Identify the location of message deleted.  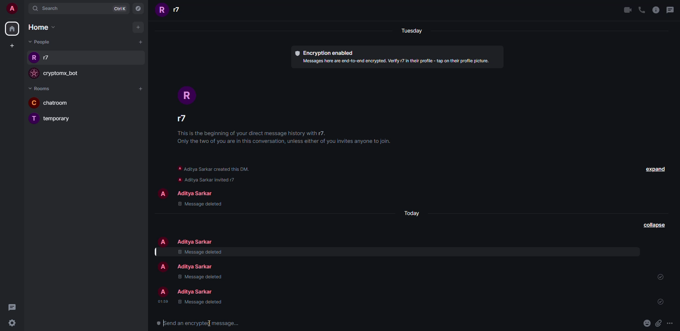
(199, 204).